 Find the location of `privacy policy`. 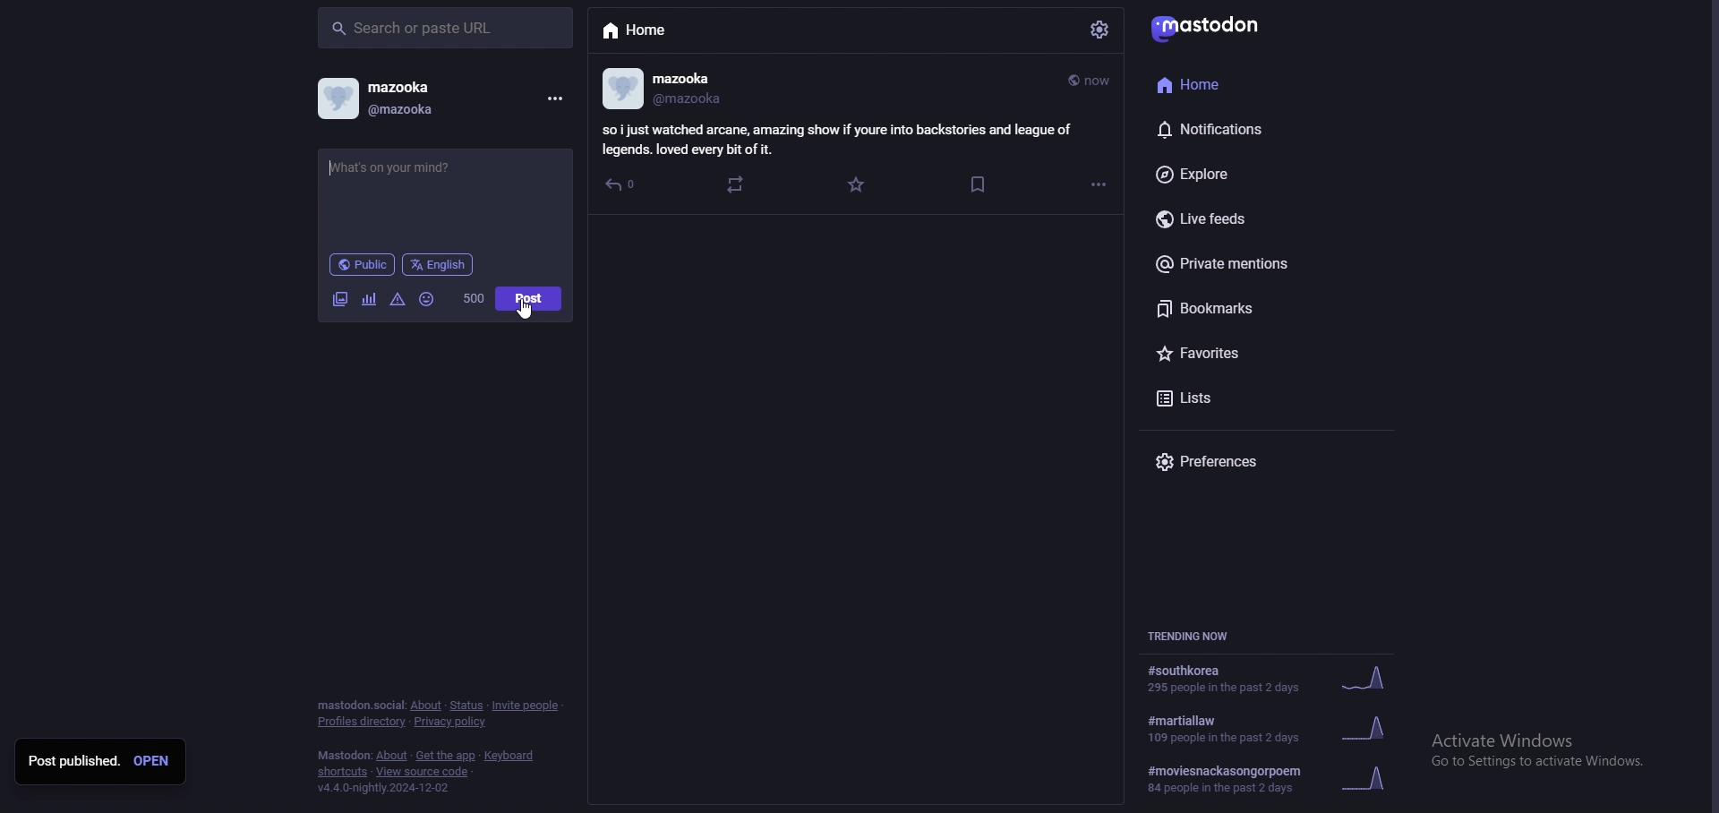

privacy policy is located at coordinates (454, 722).